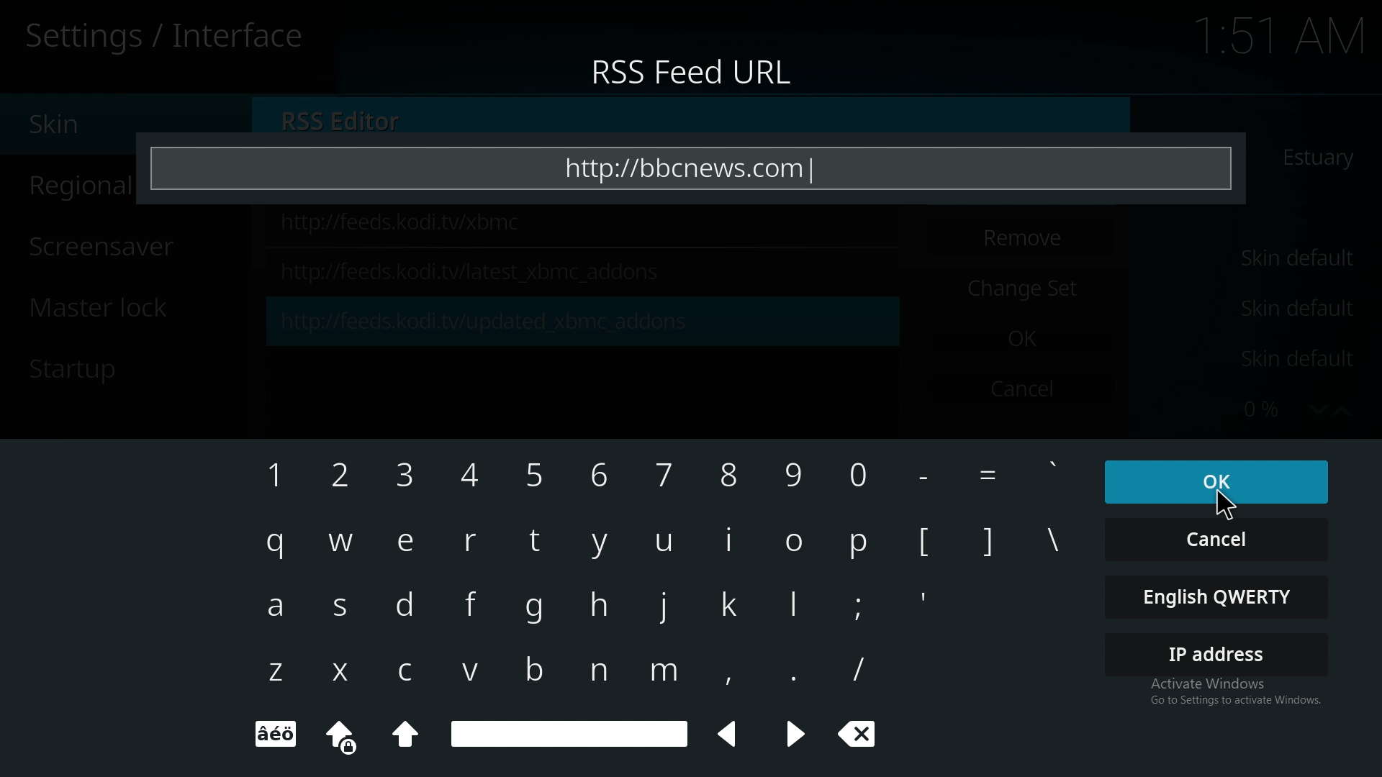 This screenshot has width=1382, height=777. What do you see at coordinates (728, 604) in the screenshot?
I see `keyboard Input` at bounding box center [728, 604].